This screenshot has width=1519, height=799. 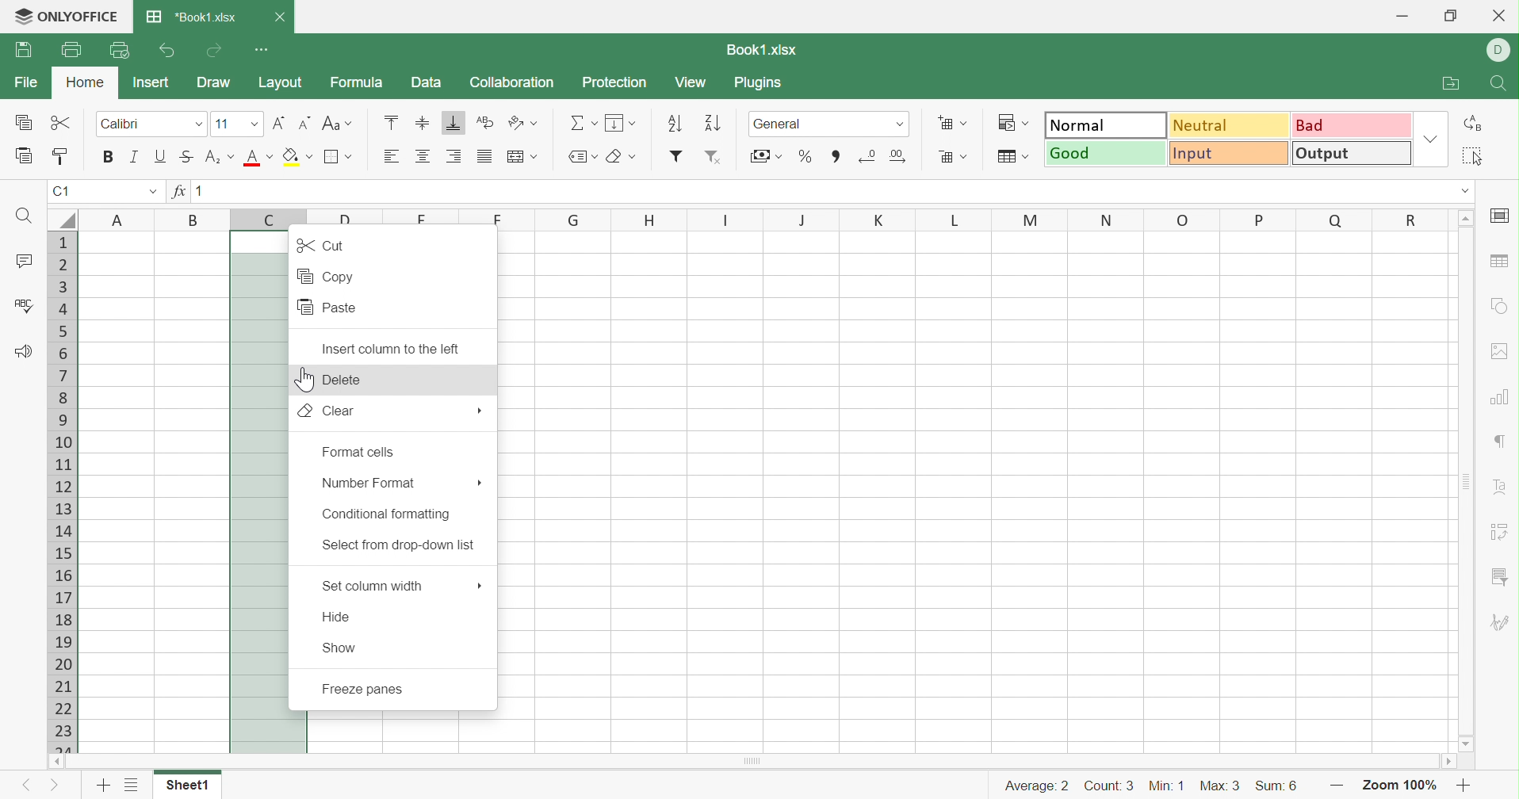 I want to click on Underline, so click(x=159, y=157).